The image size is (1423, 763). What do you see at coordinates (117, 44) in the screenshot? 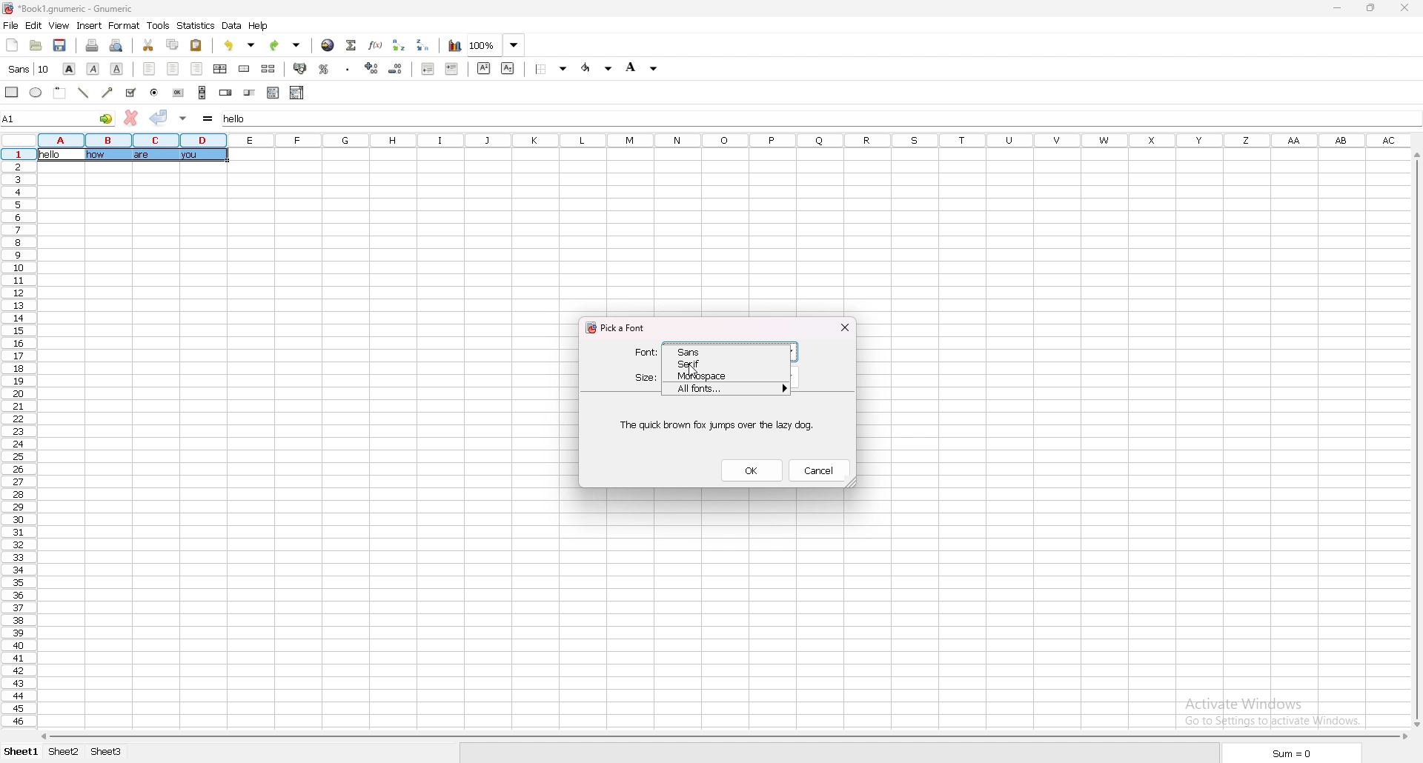
I see `print preview` at bounding box center [117, 44].